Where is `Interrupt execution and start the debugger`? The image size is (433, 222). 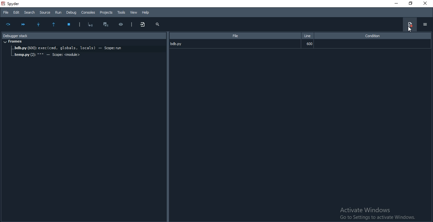 Interrupt execution and start the debugger is located at coordinates (108, 24).